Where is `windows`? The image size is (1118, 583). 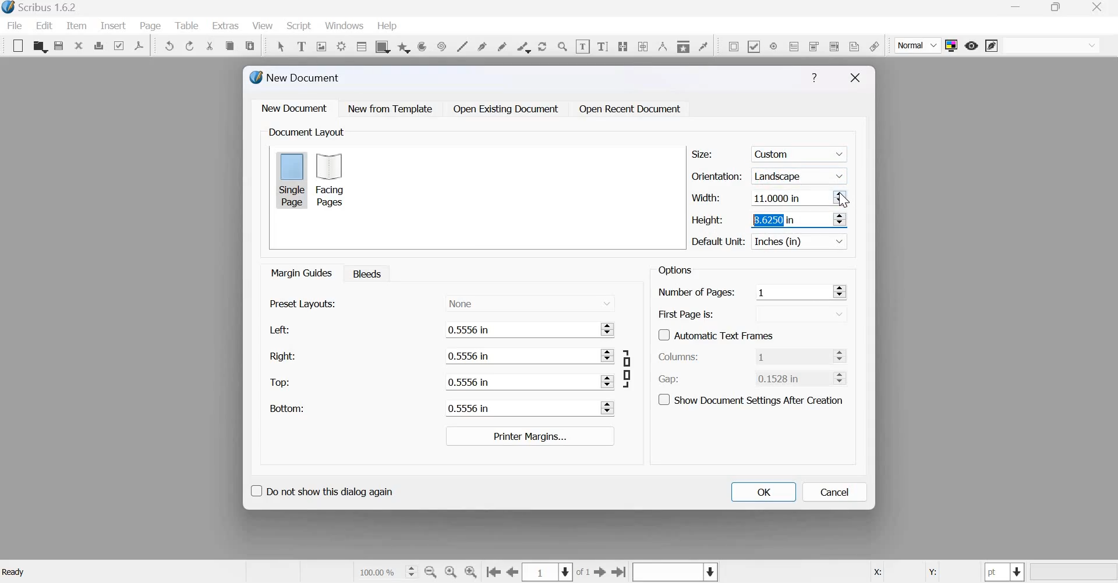 windows is located at coordinates (344, 27).